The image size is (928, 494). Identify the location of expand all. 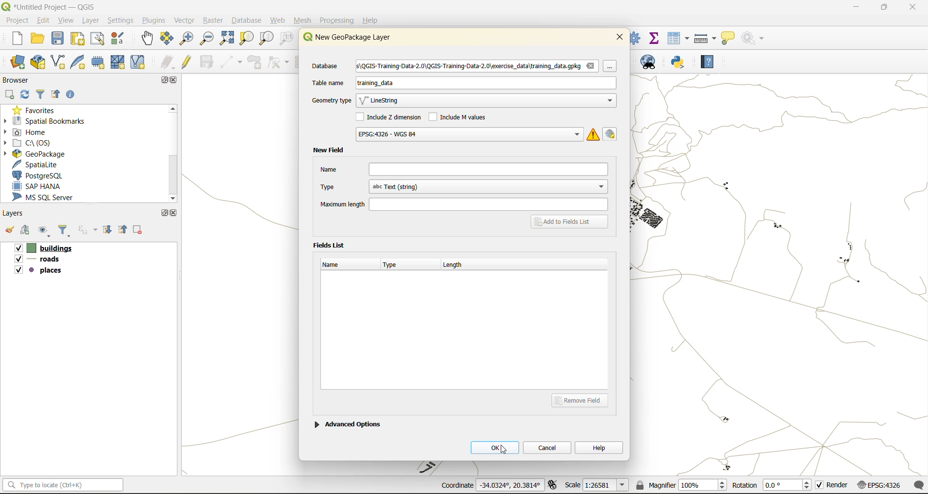
(109, 230).